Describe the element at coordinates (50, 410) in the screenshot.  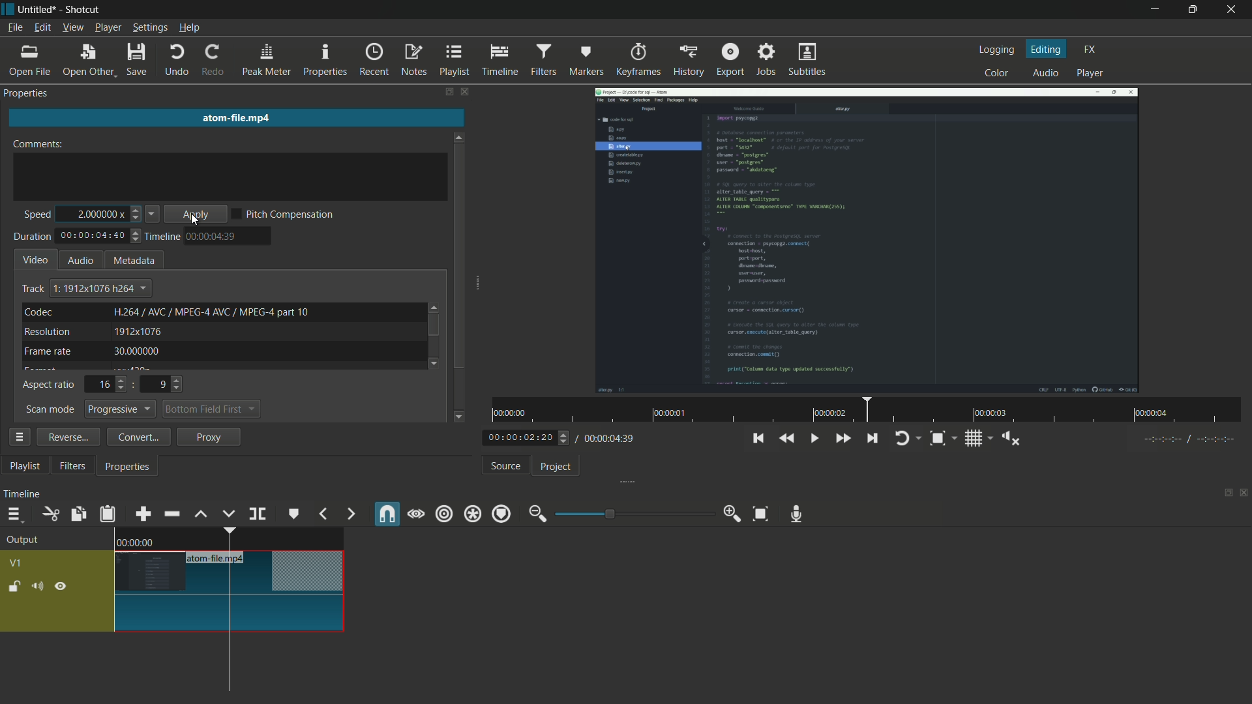
I see `scan mode` at that location.